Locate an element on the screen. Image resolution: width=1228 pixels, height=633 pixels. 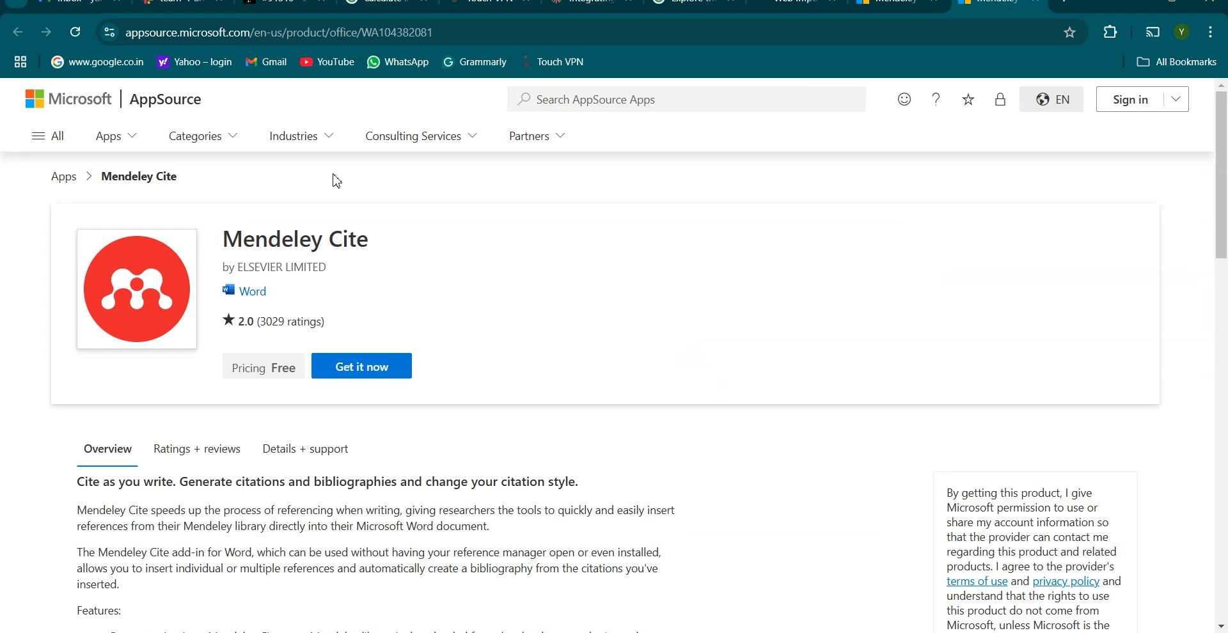
word is located at coordinates (246, 290).